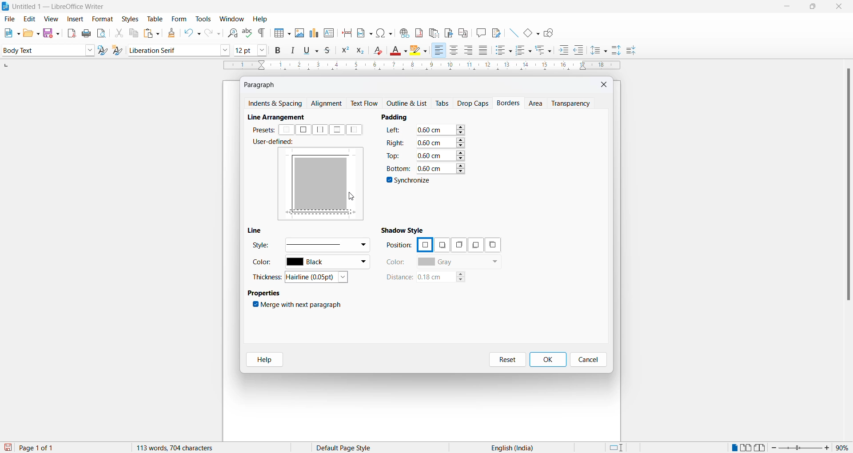 Image resolution: width=853 pixels, height=453 pixels. What do you see at coordinates (397, 168) in the screenshot?
I see `bottom` at bounding box center [397, 168].